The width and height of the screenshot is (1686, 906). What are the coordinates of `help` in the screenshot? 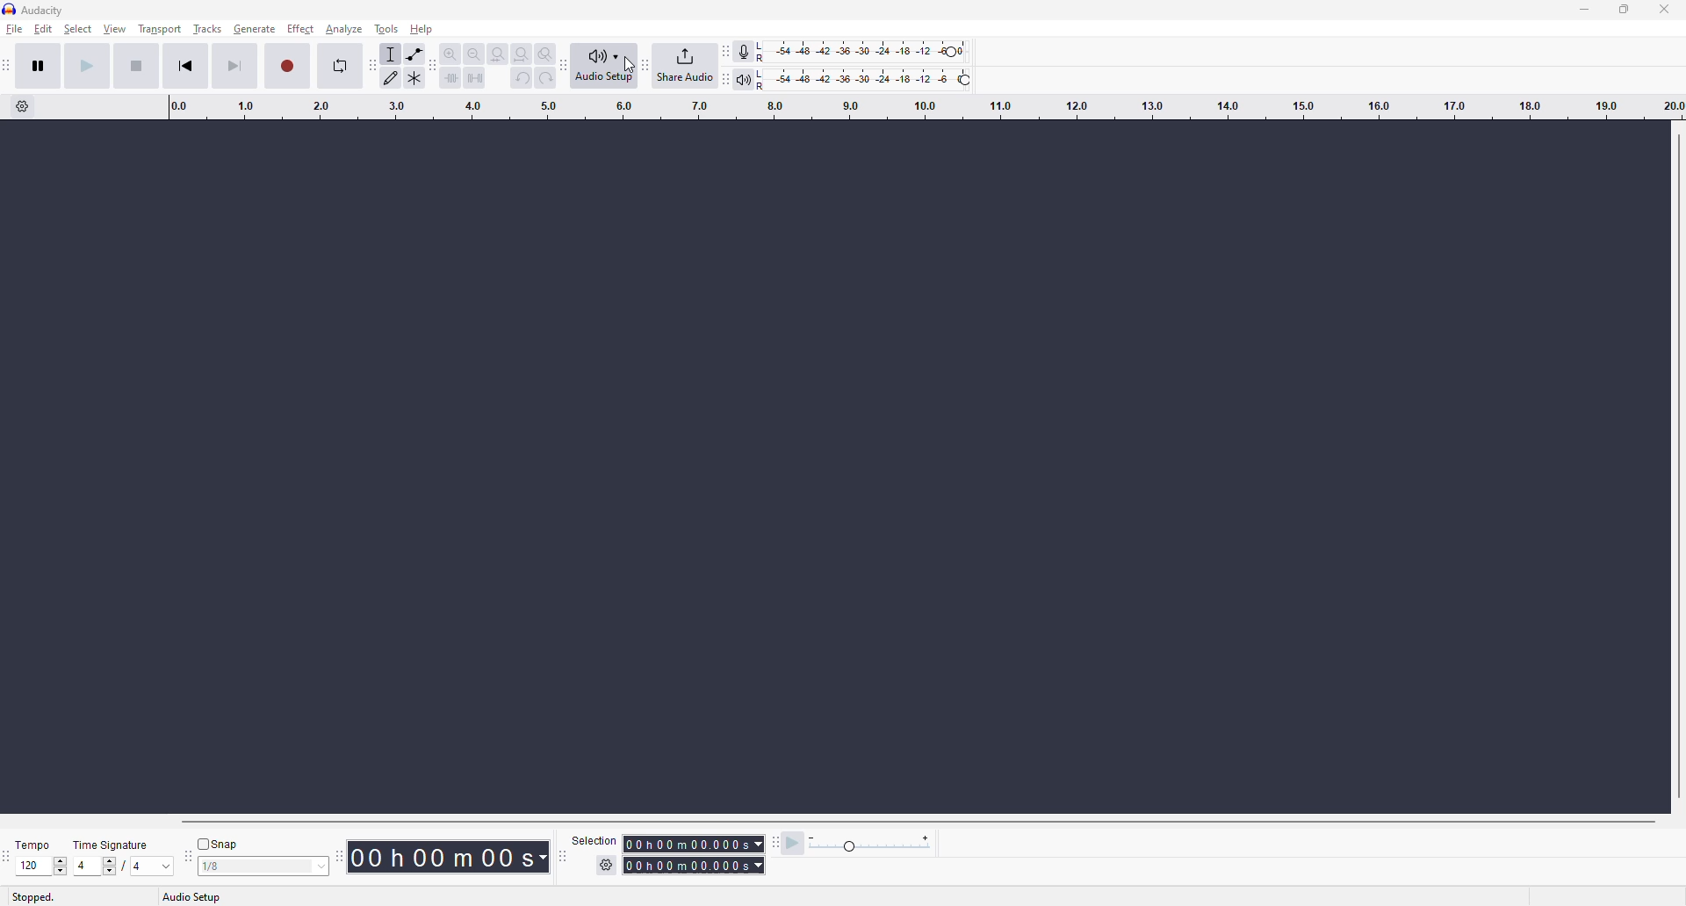 It's located at (411, 29).